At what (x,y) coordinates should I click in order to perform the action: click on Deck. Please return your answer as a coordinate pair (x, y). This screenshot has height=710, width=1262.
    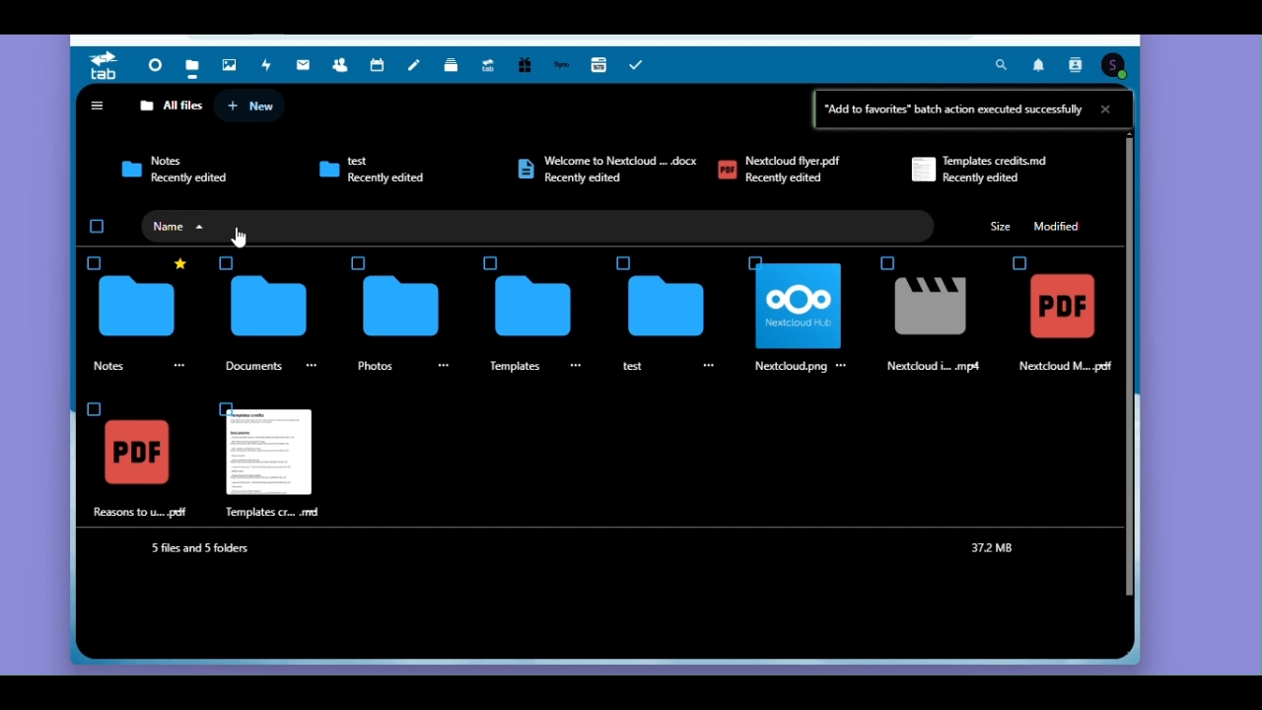
    Looking at the image, I should click on (450, 65).